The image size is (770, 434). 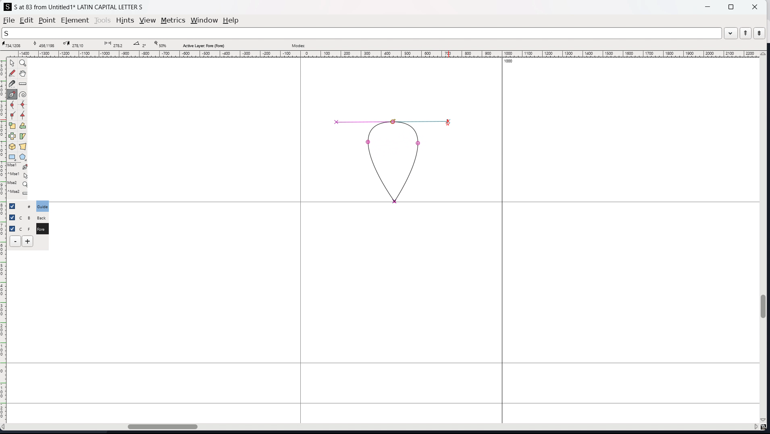 I want to click on logo, so click(x=8, y=7).